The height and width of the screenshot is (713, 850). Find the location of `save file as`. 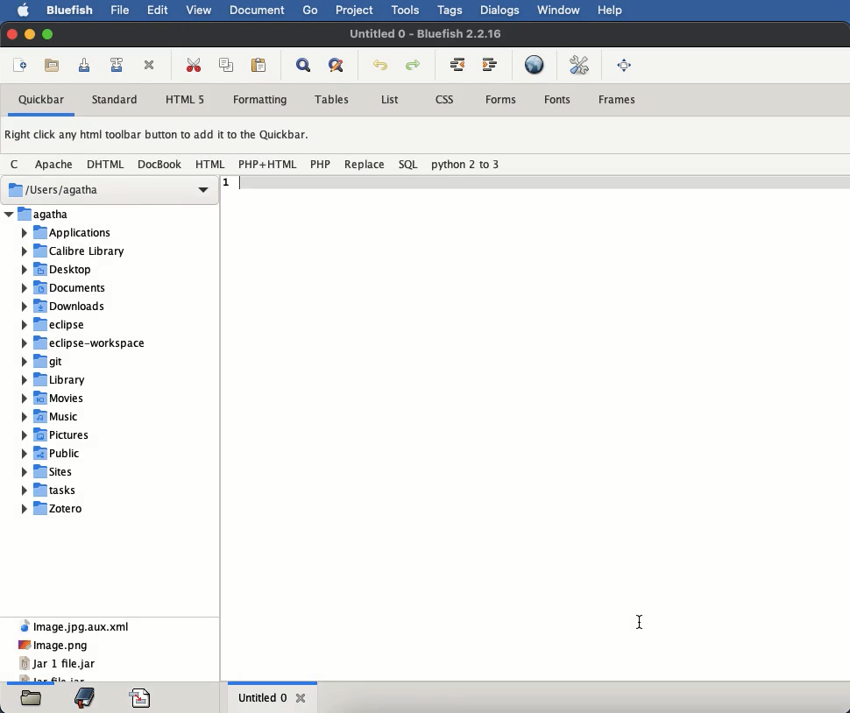

save file as is located at coordinates (120, 63).